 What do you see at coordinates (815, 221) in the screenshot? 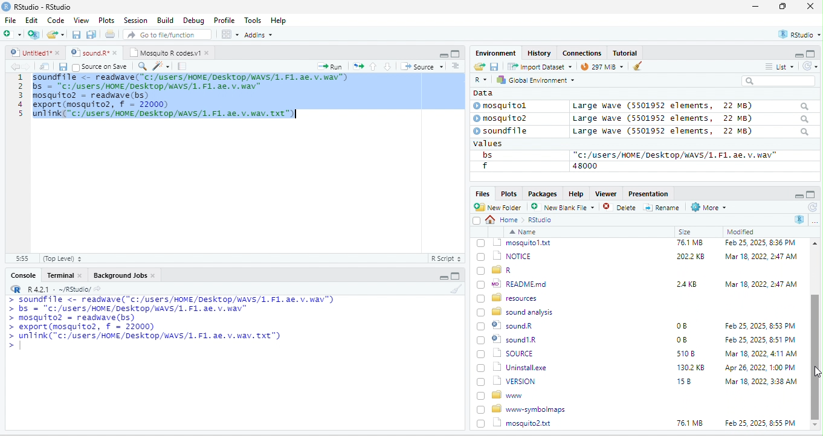
I see `more` at bounding box center [815, 221].